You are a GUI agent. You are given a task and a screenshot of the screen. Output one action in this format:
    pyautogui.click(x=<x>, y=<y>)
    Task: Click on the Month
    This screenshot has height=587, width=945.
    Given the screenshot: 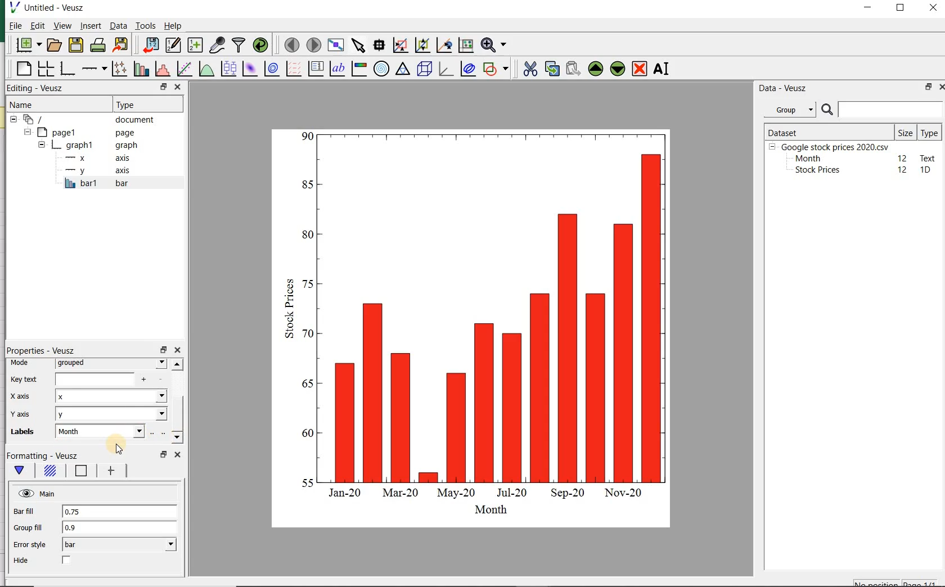 What is the action you would take?
    pyautogui.click(x=807, y=159)
    